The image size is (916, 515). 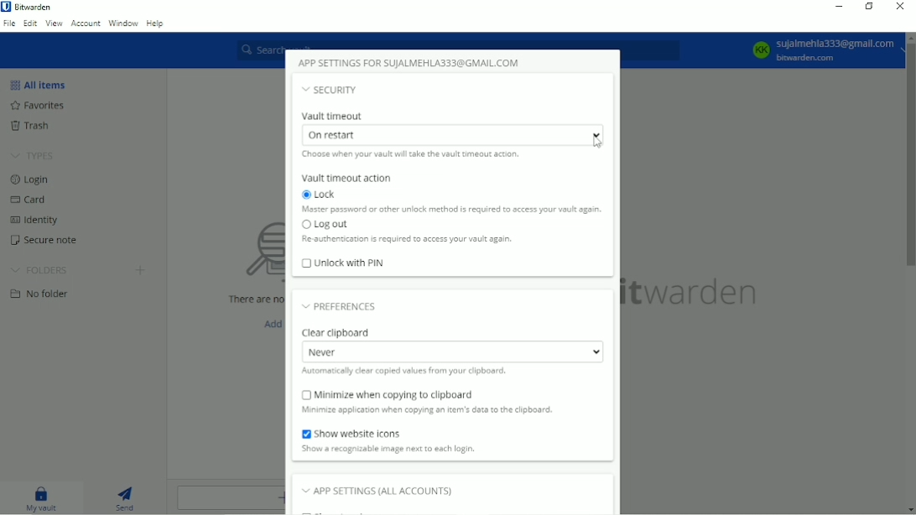 I want to click on App settings (all accounts), so click(x=378, y=490).